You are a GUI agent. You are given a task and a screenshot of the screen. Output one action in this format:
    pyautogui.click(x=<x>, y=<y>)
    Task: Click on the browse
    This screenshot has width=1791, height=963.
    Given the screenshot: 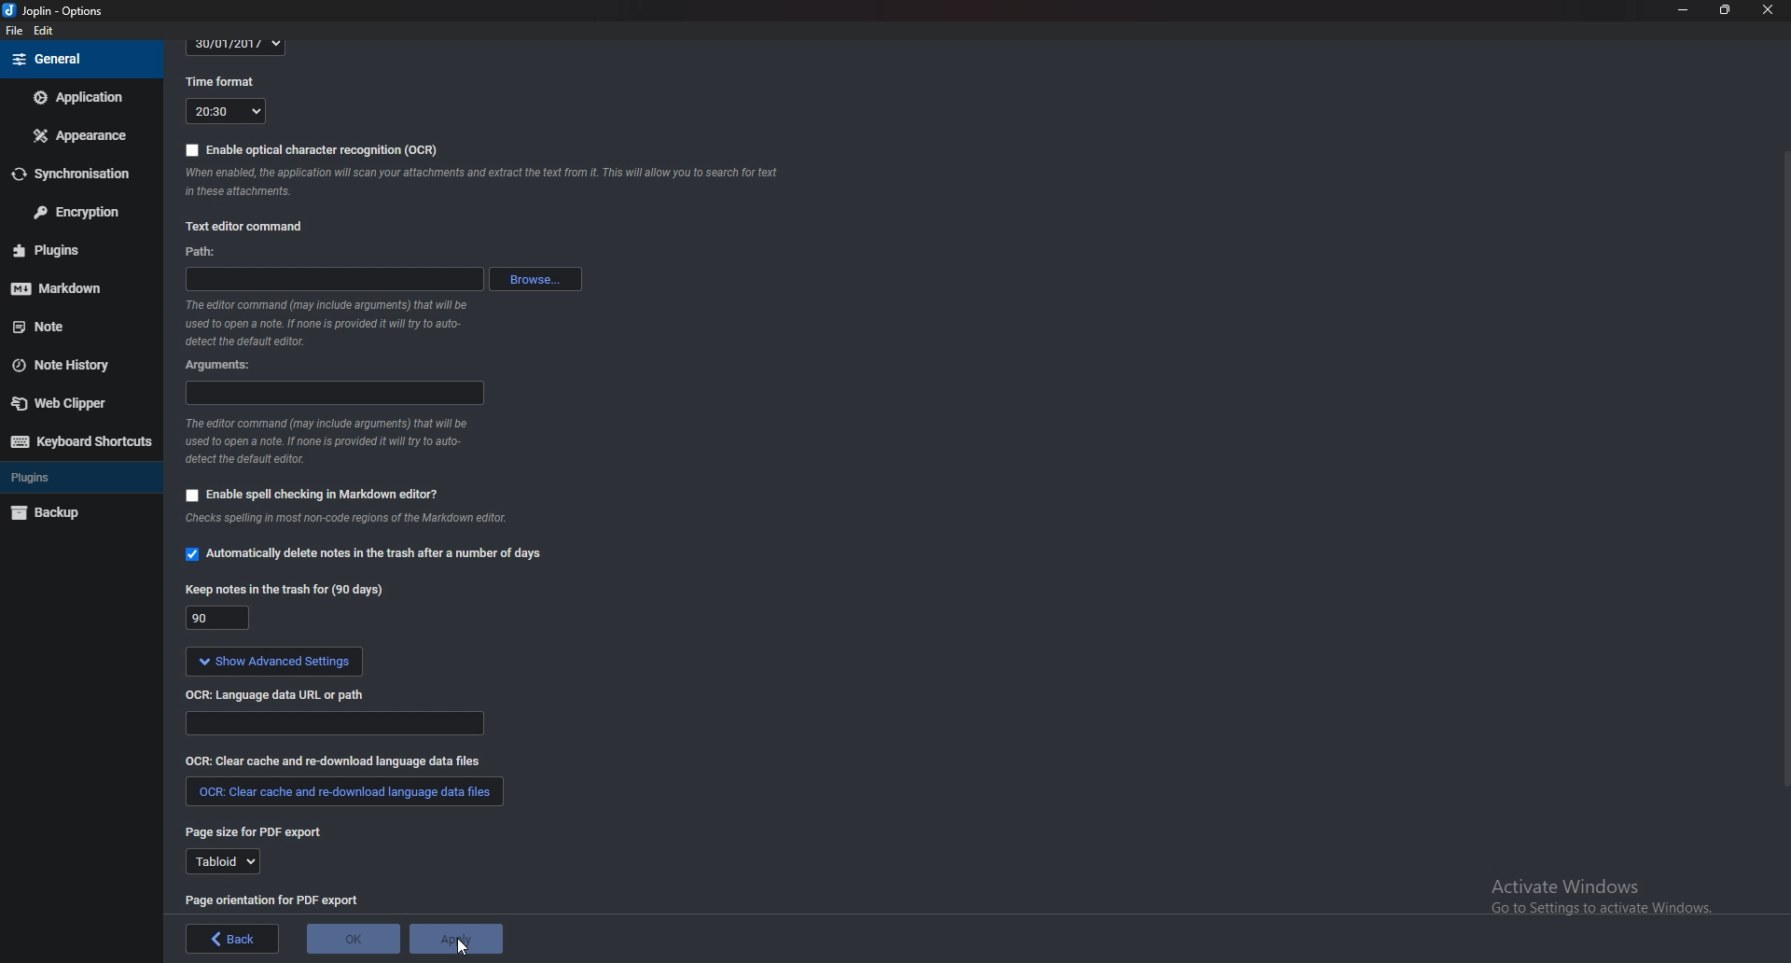 What is the action you would take?
    pyautogui.click(x=537, y=279)
    